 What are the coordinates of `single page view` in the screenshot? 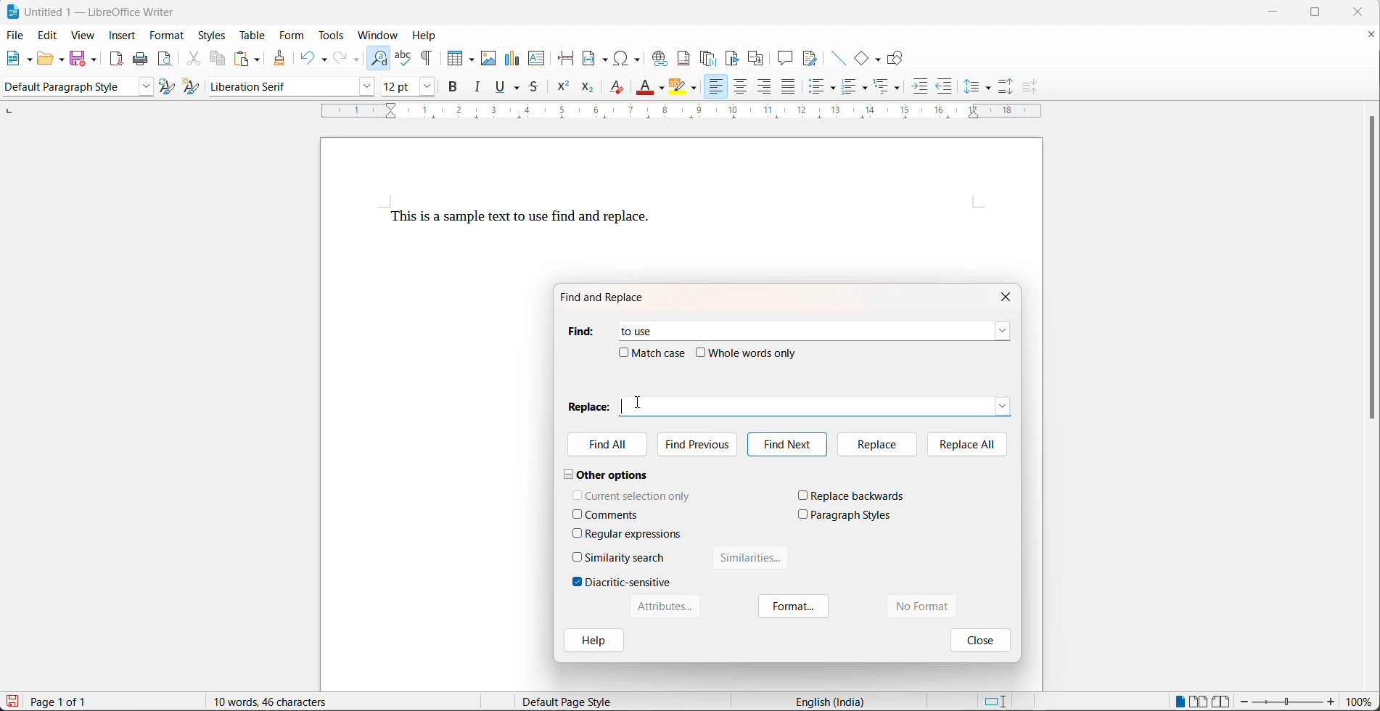 It's located at (1180, 700).